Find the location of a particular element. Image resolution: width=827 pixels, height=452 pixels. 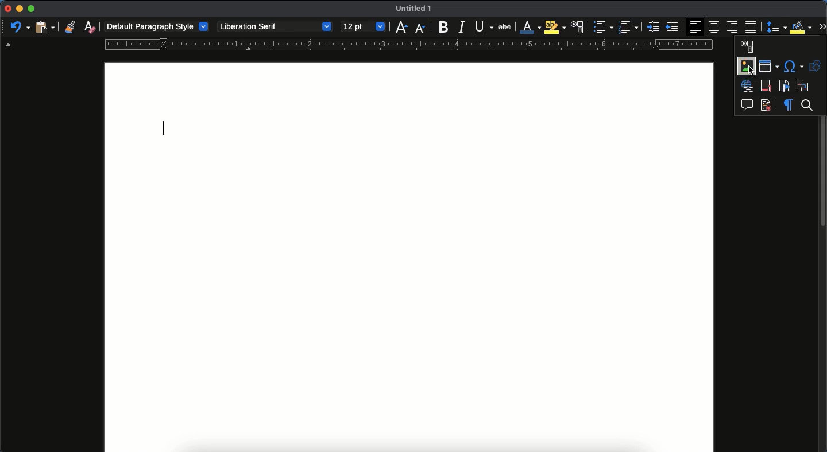

fill color  is located at coordinates (801, 26).